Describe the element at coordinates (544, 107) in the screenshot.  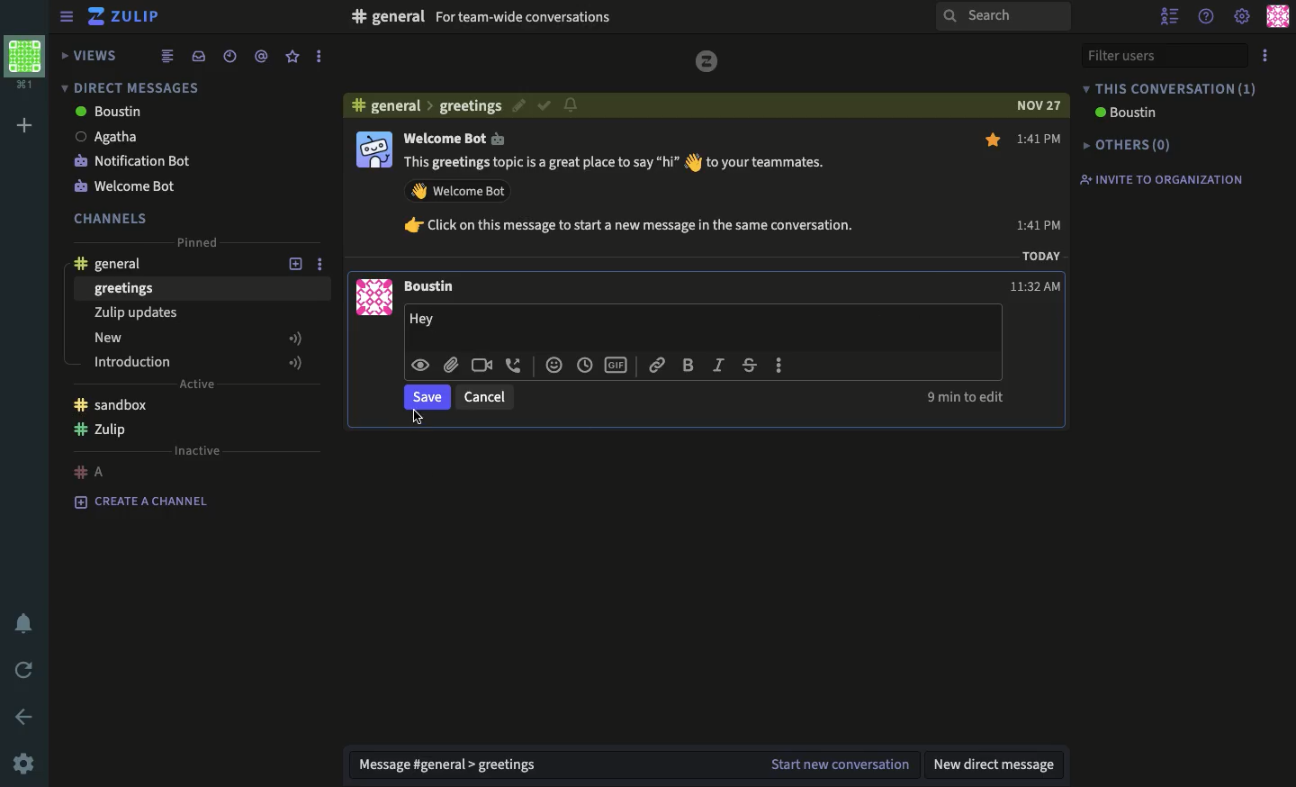
I see `confirm` at that location.